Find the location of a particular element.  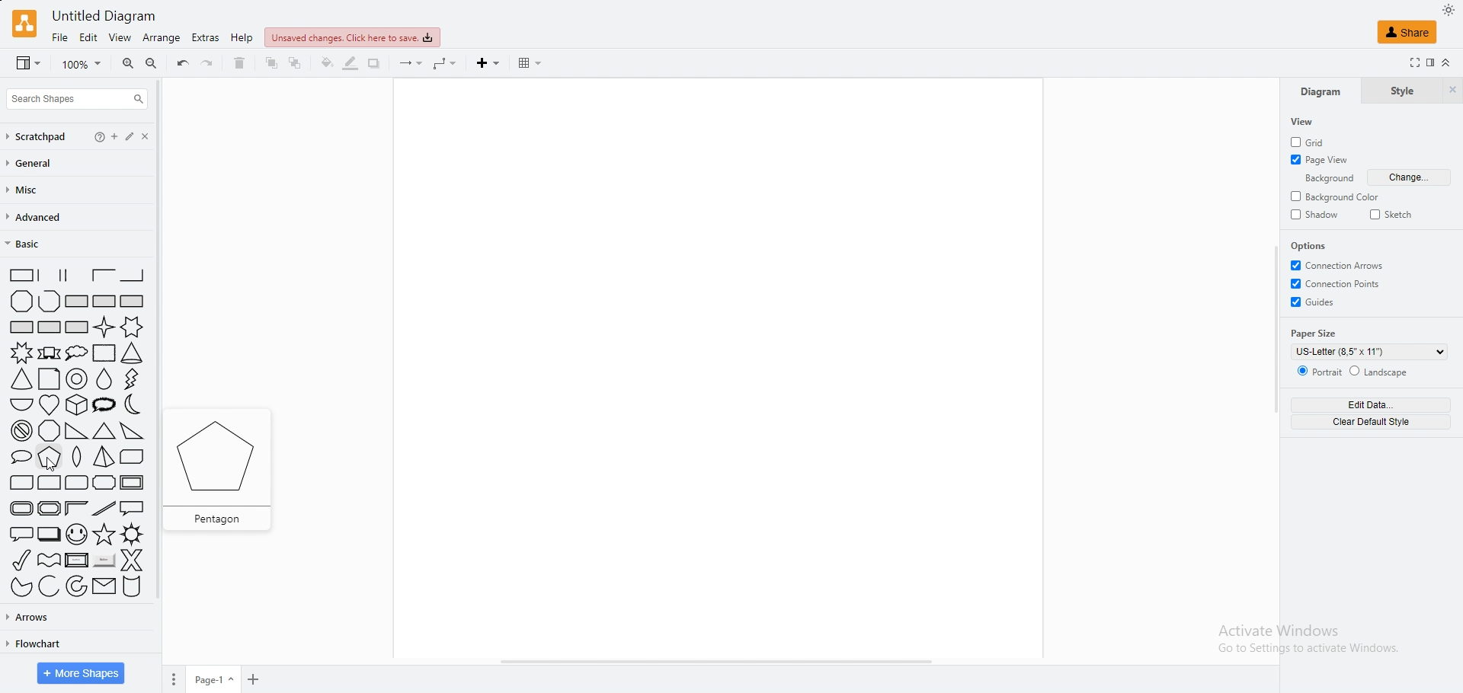

view is located at coordinates (1305, 122).